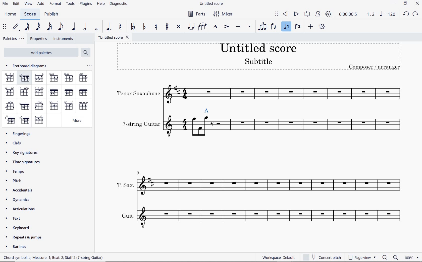  I want to click on INSTRUMENT: T.SAX, so click(256, 182).